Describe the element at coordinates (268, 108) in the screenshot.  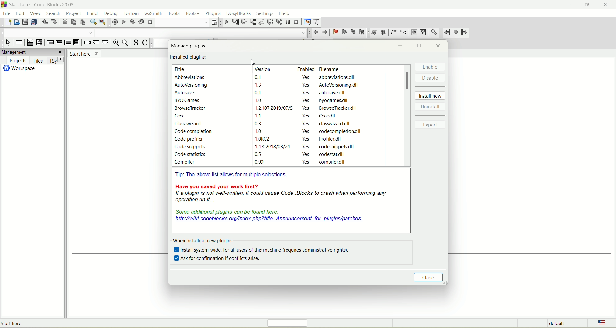
I see `BrowseTracker 1.2107 2019/07/5 Yes  BrowseTracker.dll` at that location.